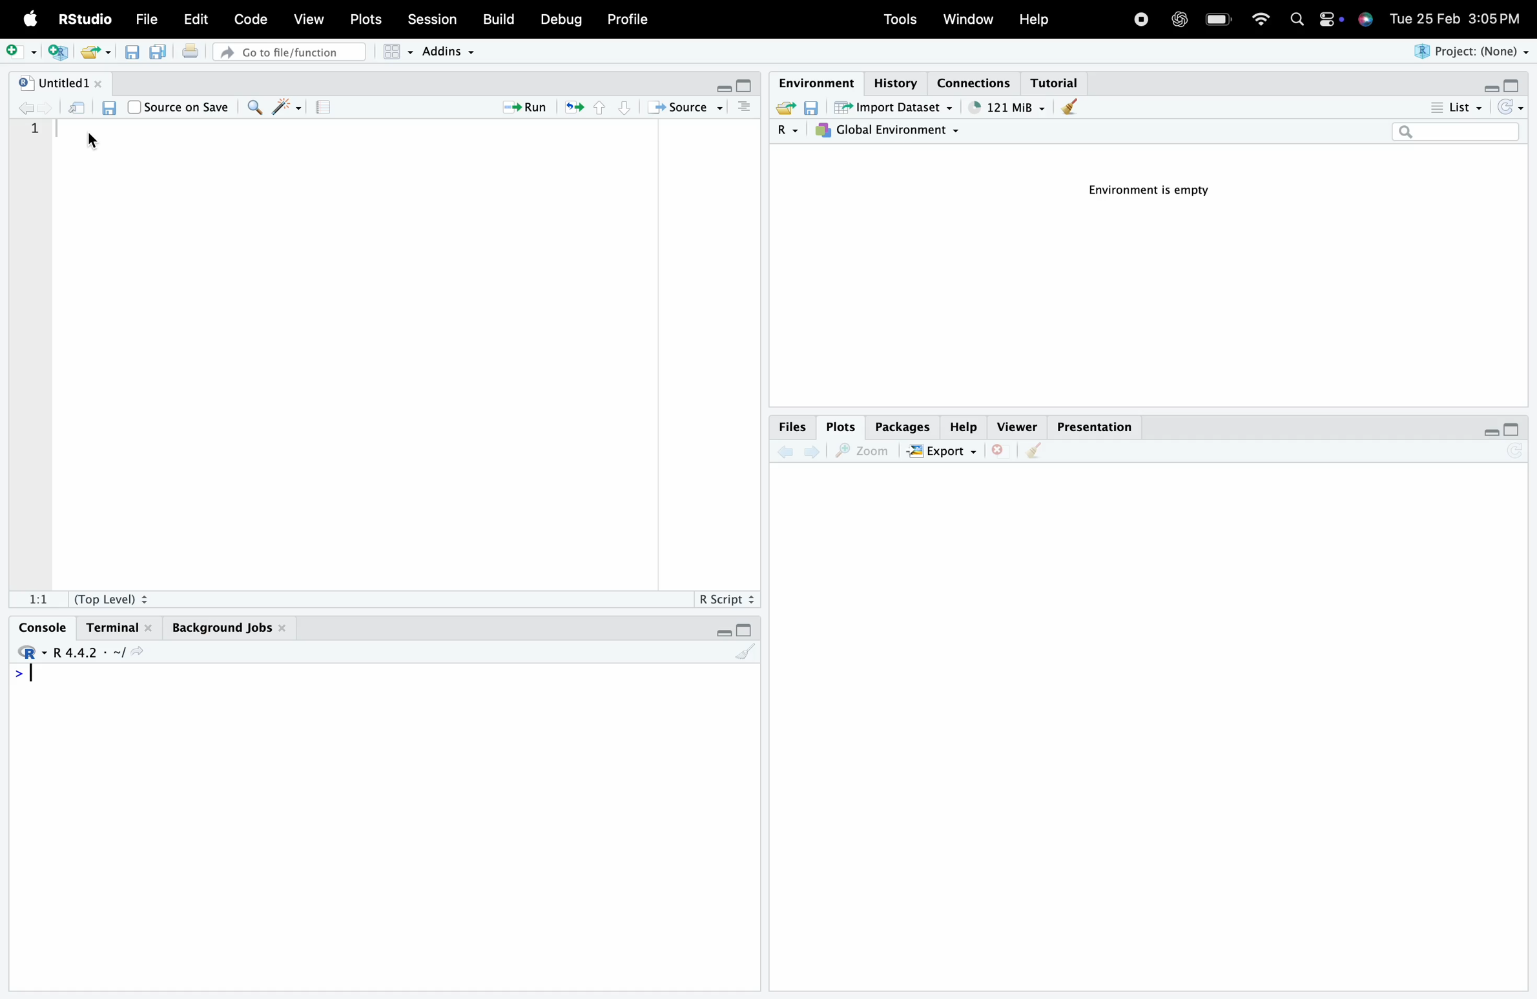  What do you see at coordinates (682, 108) in the screenshot?
I see `Source the contents of the active document` at bounding box center [682, 108].